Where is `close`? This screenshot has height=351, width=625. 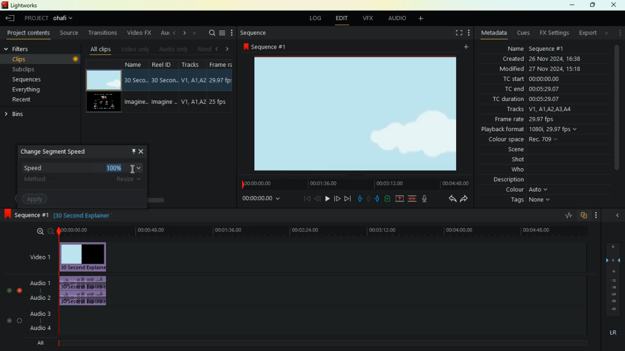
close is located at coordinates (143, 152).